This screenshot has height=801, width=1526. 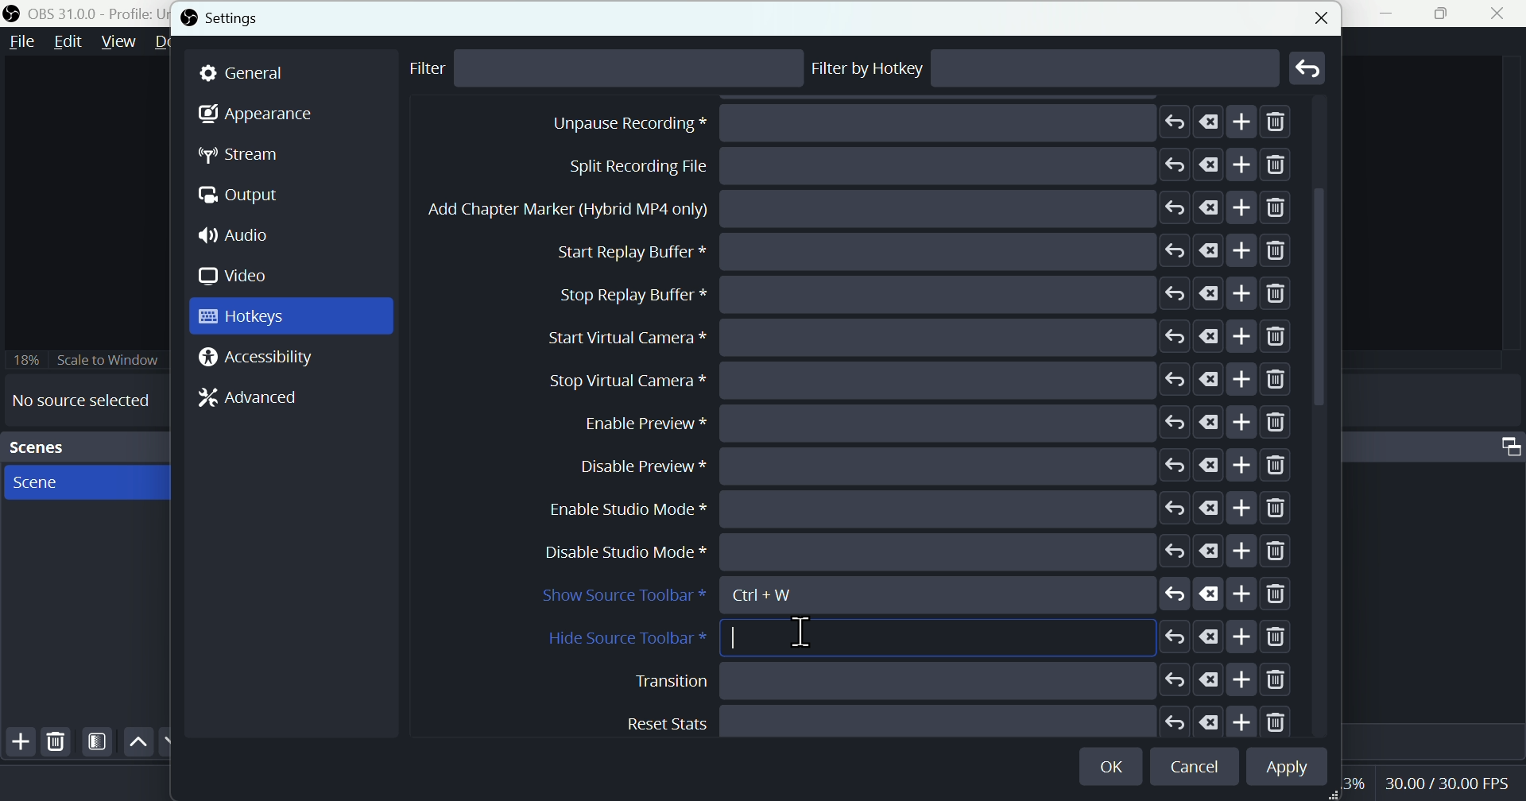 What do you see at coordinates (227, 18) in the screenshot?
I see `Settings` at bounding box center [227, 18].